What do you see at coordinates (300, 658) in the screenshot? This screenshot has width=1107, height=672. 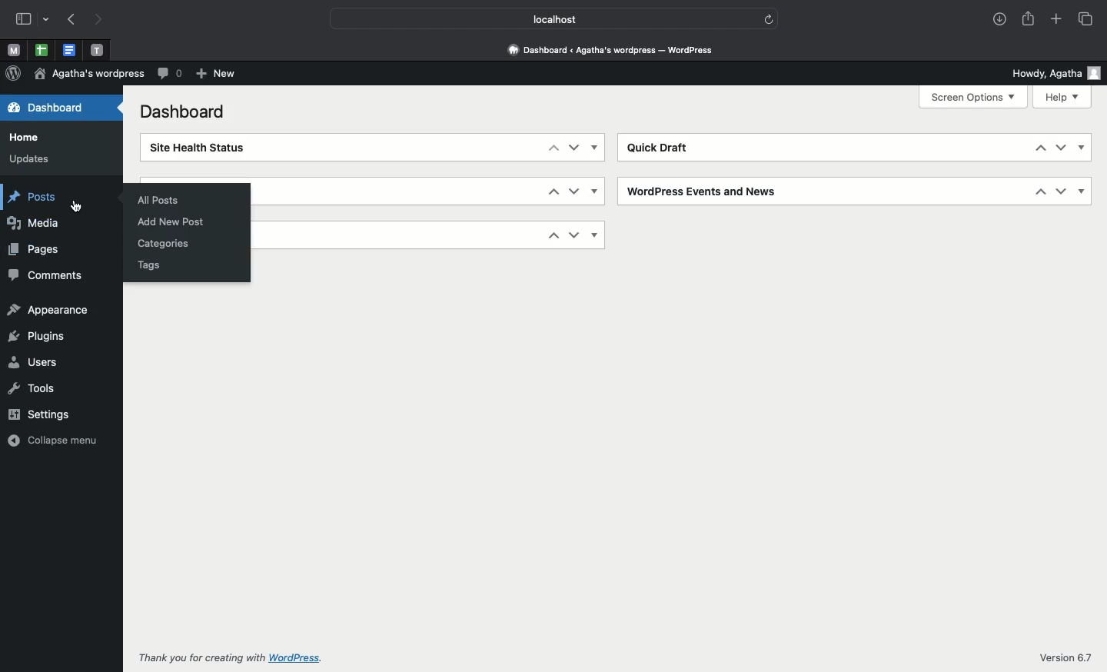 I see `wordpress.` at bounding box center [300, 658].